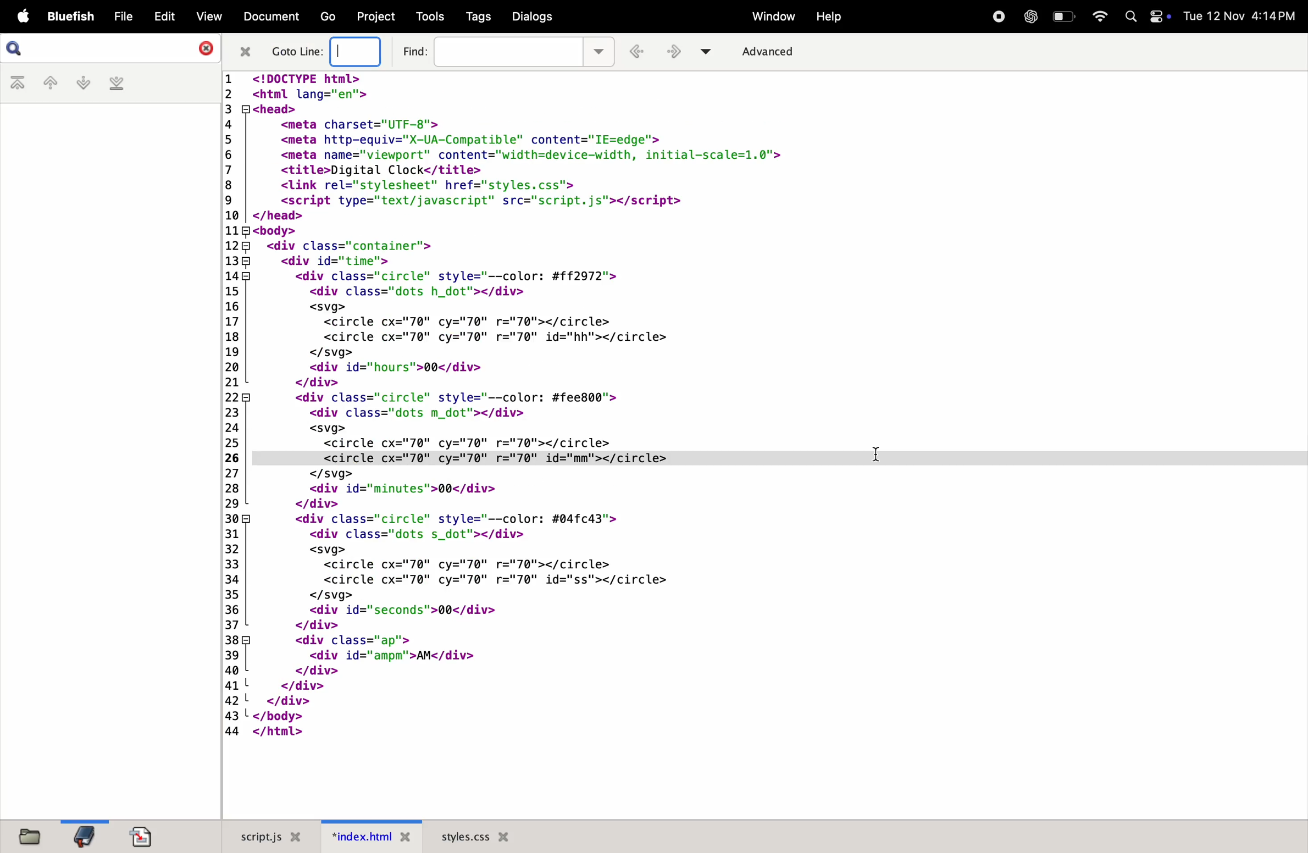  I want to click on new document, so click(147, 836).